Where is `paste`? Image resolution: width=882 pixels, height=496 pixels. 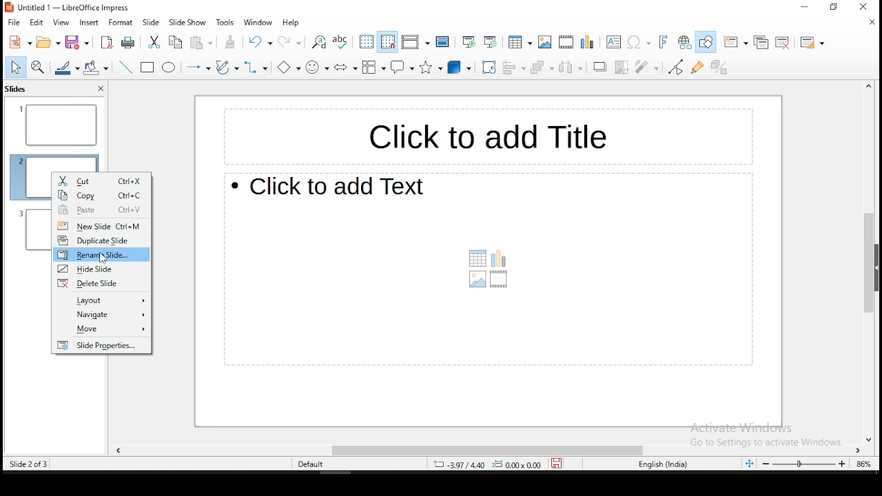 paste is located at coordinates (103, 209).